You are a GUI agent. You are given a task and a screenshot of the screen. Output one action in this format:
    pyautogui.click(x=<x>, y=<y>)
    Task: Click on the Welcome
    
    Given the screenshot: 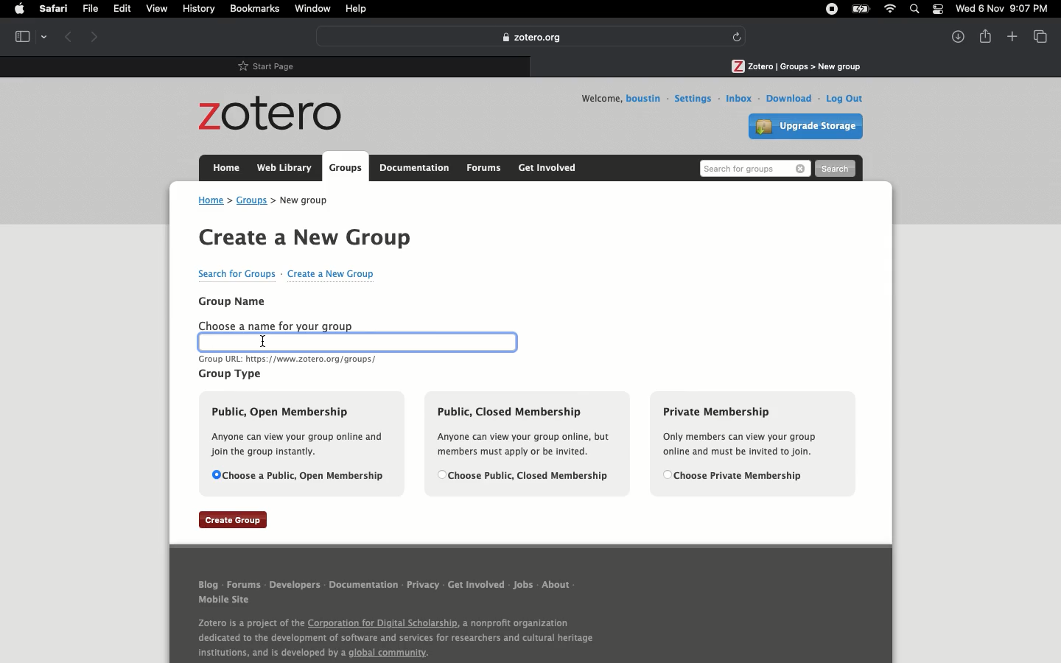 What is the action you would take?
    pyautogui.click(x=597, y=98)
    